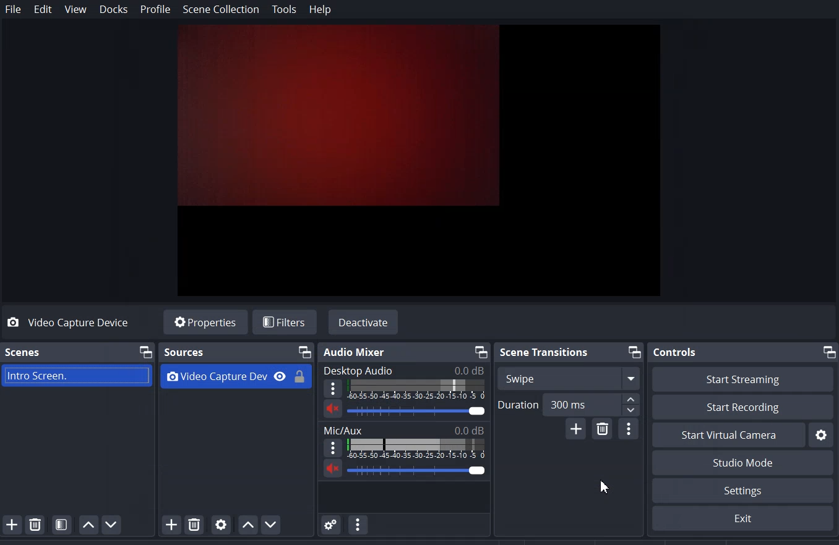  What do you see at coordinates (603, 429) in the screenshot?
I see `Remove Configurable transition` at bounding box center [603, 429].